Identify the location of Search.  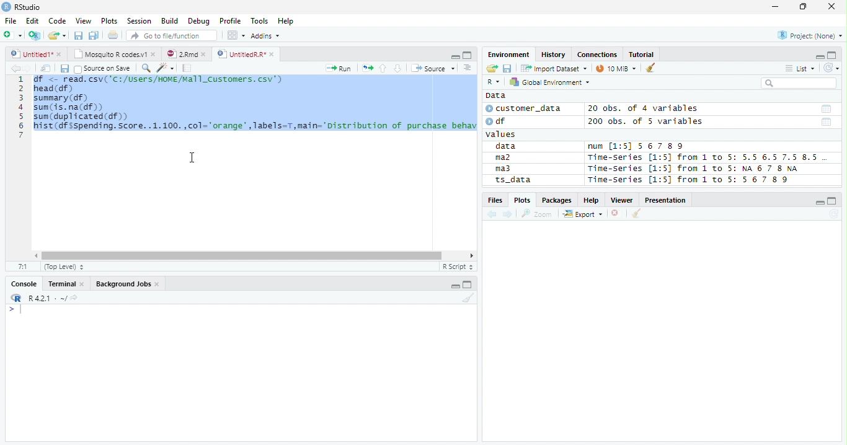
(797, 83).